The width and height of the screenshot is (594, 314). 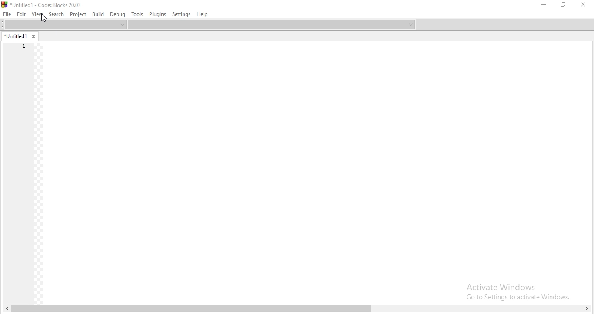 What do you see at coordinates (57, 14) in the screenshot?
I see `Search ` at bounding box center [57, 14].